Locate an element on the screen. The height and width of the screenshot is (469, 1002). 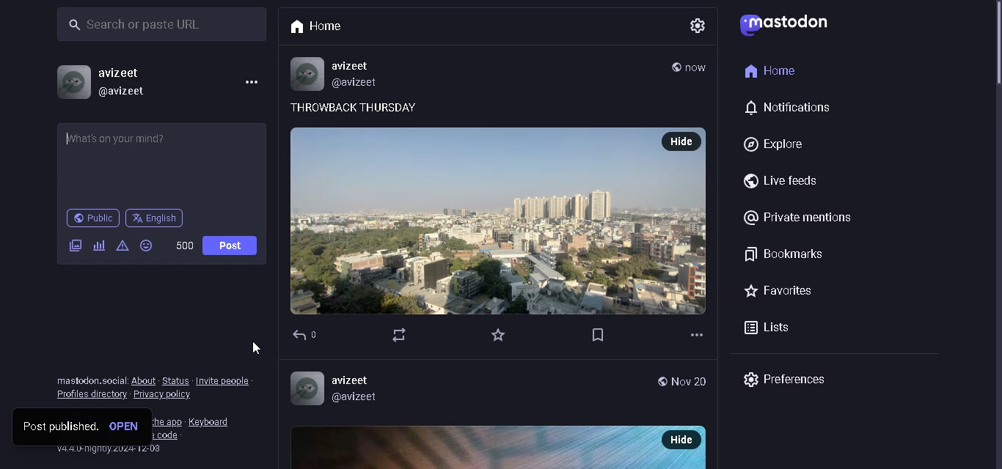
profile directory is located at coordinates (90, 395).